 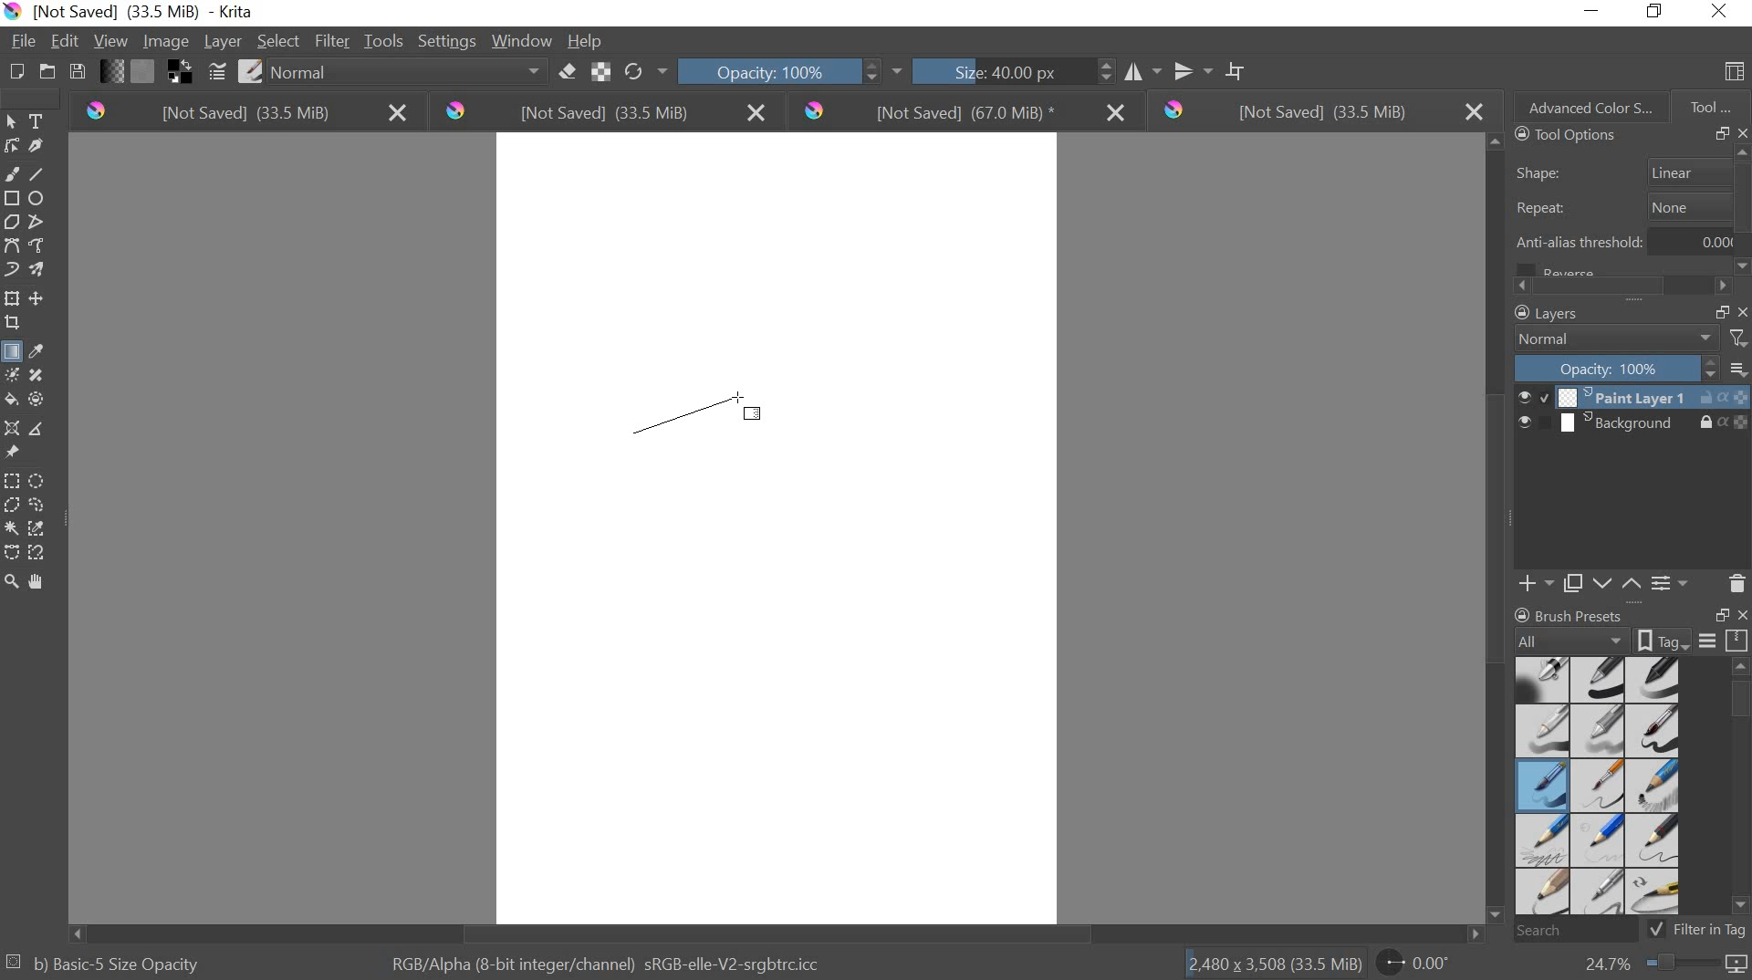 What do you see at coordinates (36, 199) in the screenshot?
I see `ellipses` at bounding box center [36, 199].